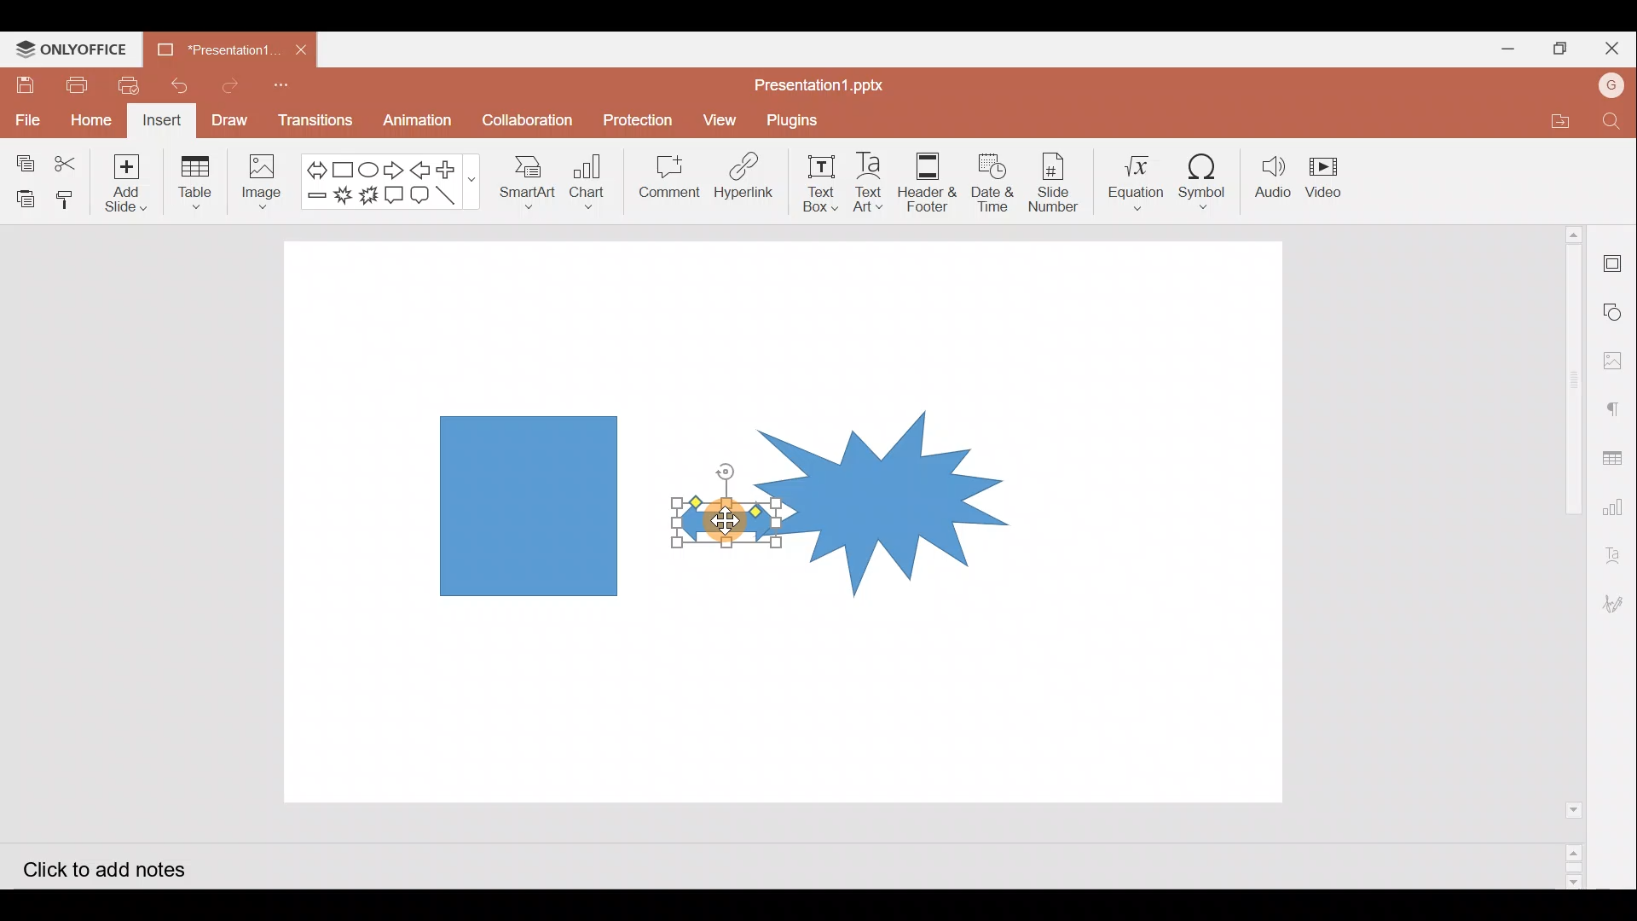 The height and width of the screenshot is (921, 1637). Describe the element at coordinates (24, 84) in the screenshot. I see `Save` at that location.